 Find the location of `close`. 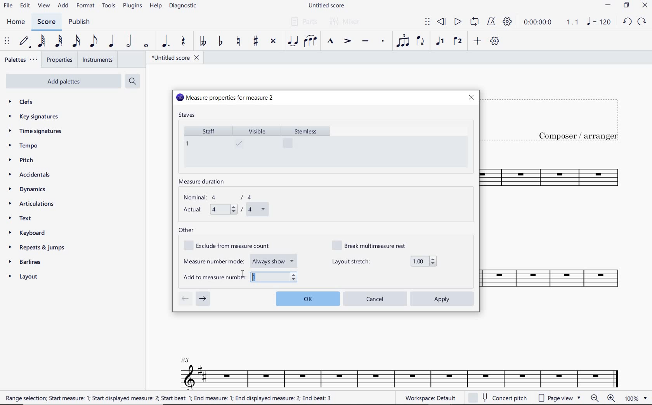

close is located at coordinates (471, 97).